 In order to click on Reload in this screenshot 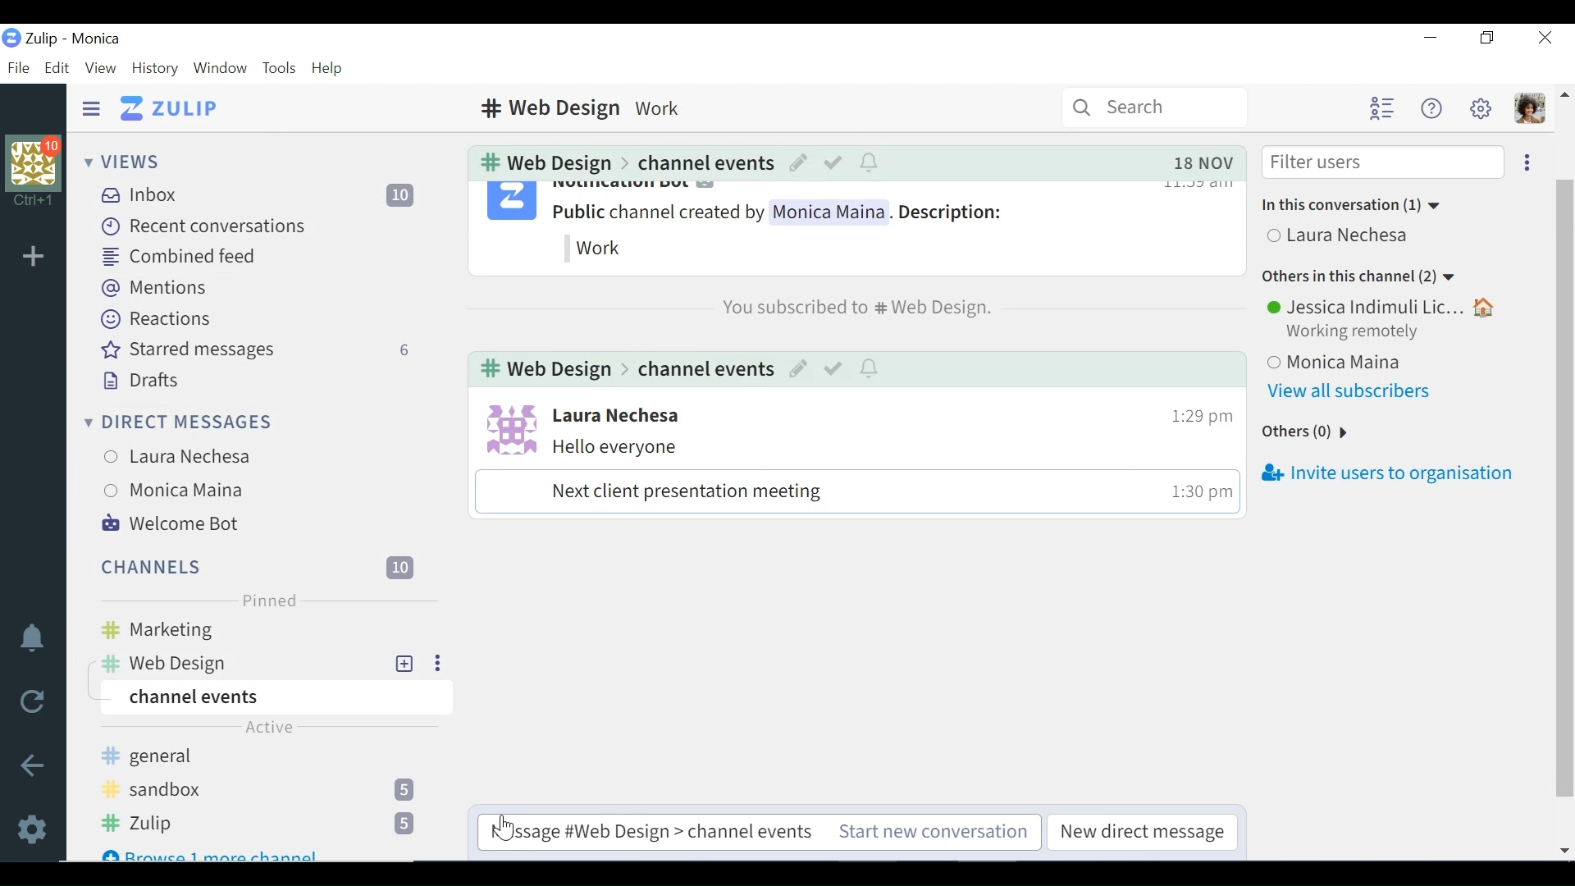, I will do `click(31, 701)`.